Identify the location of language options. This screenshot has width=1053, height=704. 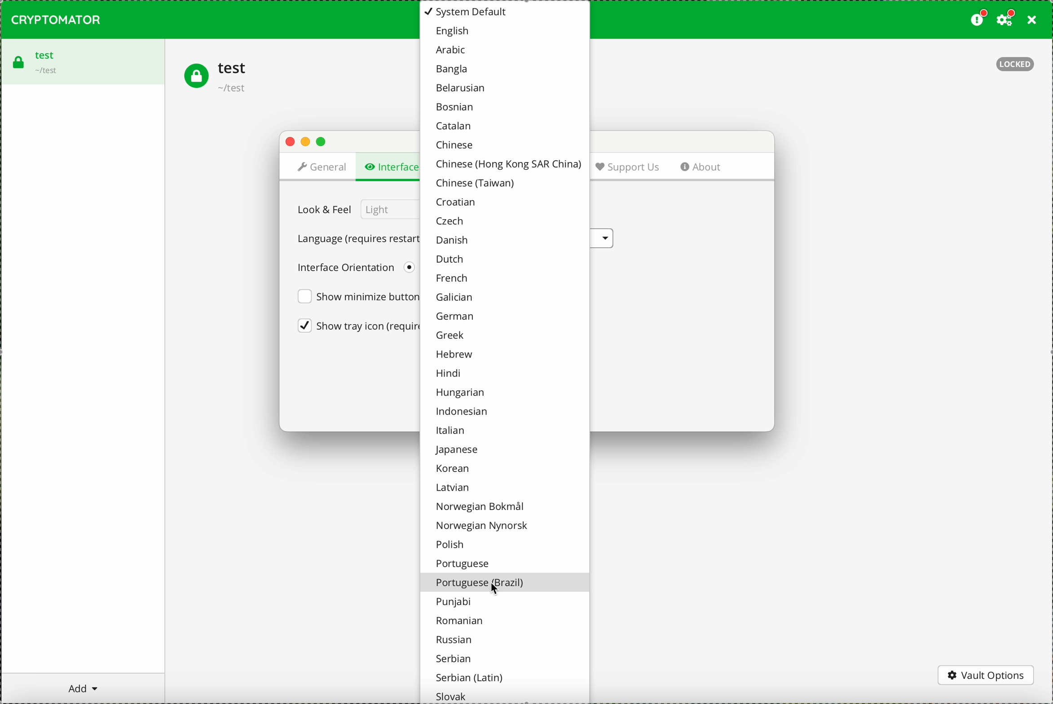
(604, 238).